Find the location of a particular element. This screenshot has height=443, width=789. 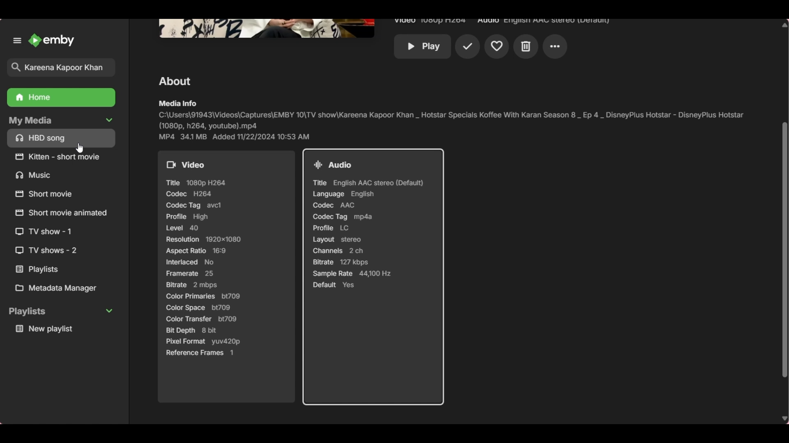

 is located at coordinates (503, 21).